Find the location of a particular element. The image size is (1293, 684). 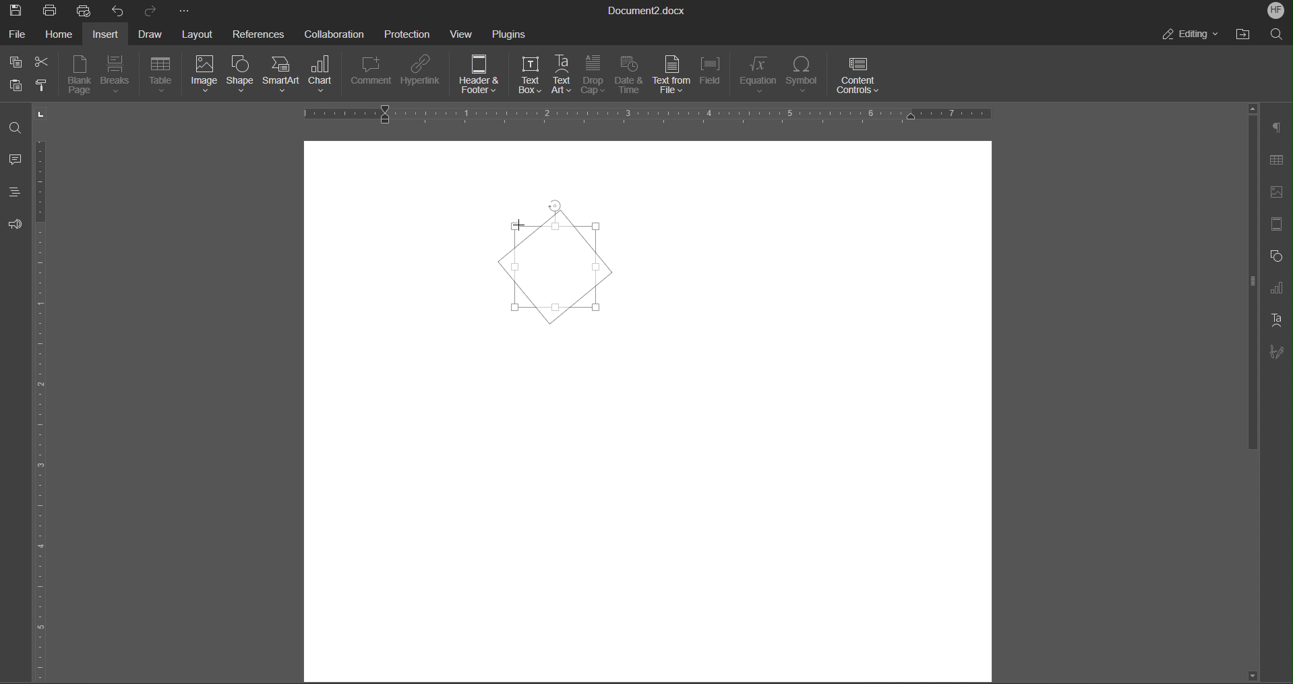

More is located at coordinates (185, 9).